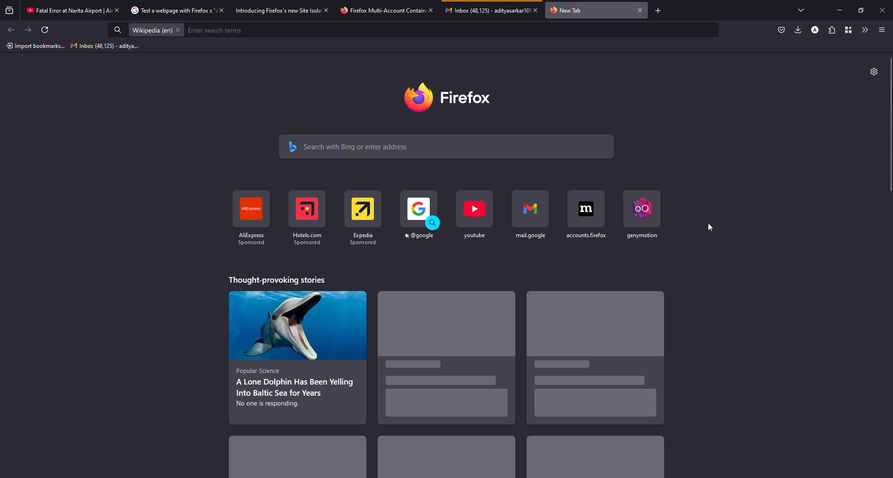  Describe the element at coordinates (798, 30) in the screenshot. I see `downloads` at that location.